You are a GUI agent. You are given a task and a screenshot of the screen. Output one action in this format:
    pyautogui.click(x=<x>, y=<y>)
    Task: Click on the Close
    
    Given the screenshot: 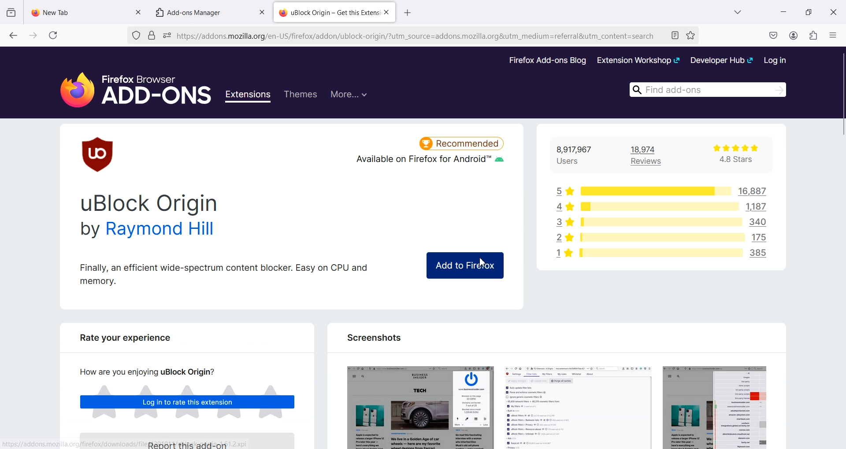 What is the action you would take?
    pyautogui.click(x=833, y=11)
    